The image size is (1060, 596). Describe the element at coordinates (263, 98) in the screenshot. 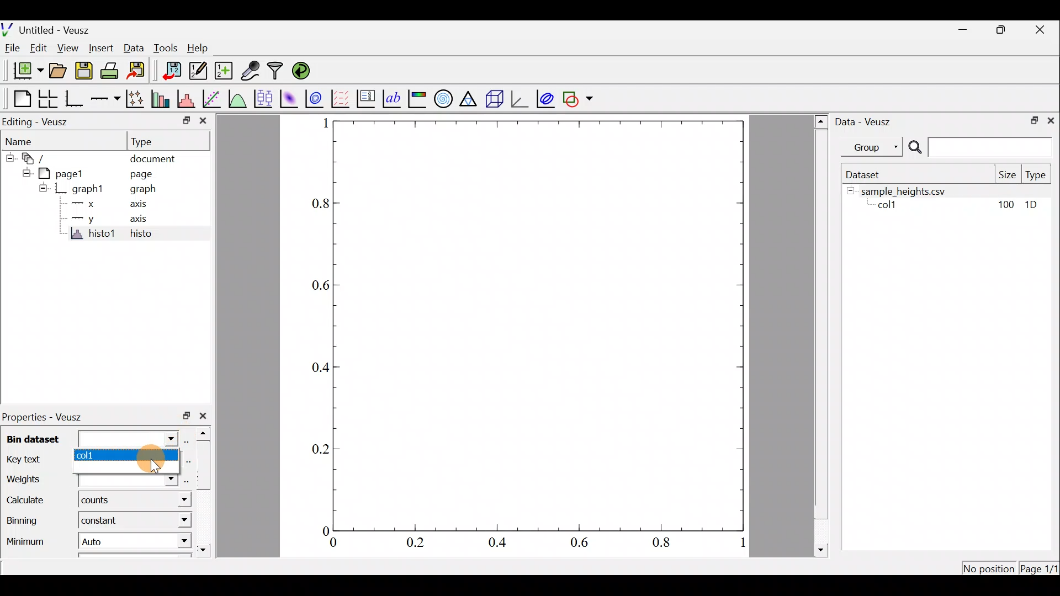

I see `plot box plots` at that location.